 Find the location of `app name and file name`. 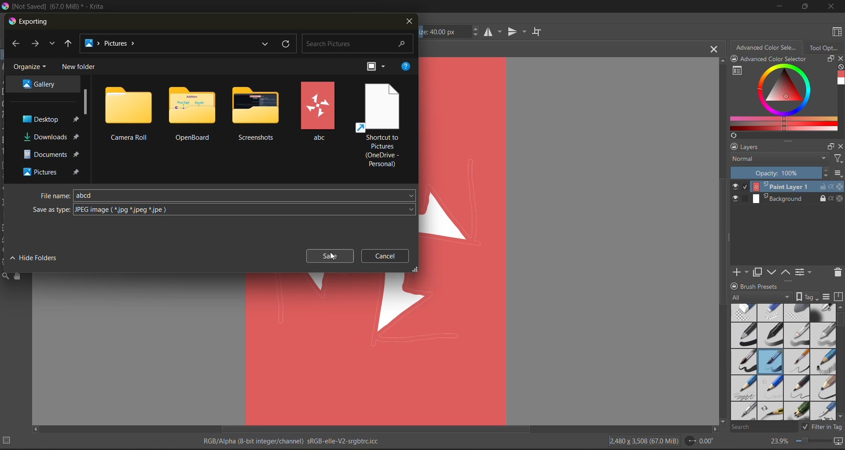

app name and file name is located at coordinates (61, 7).